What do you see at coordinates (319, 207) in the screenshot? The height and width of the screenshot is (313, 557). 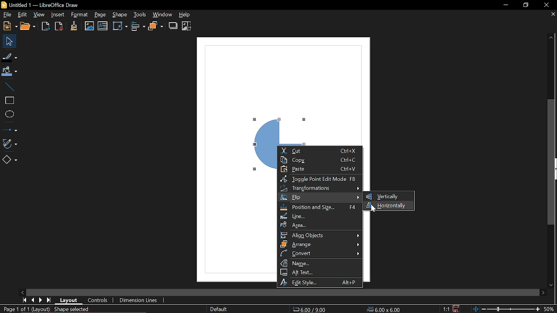 I see `position and size` at bounding box center [319, 207].